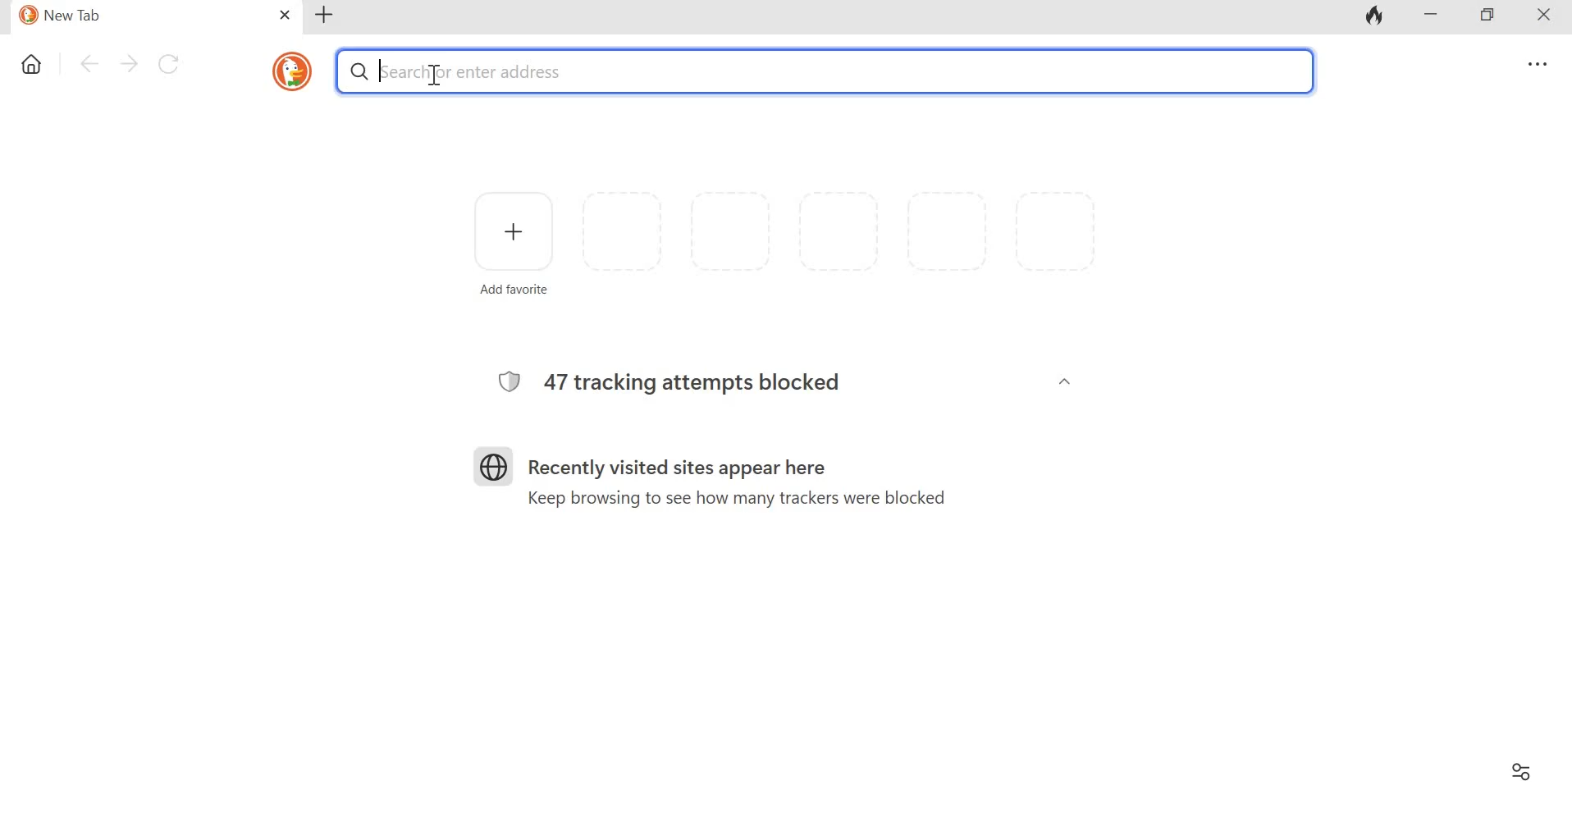  Describe the element at coordinates (33, 61) in the screenshot. I see `Home` at that location.